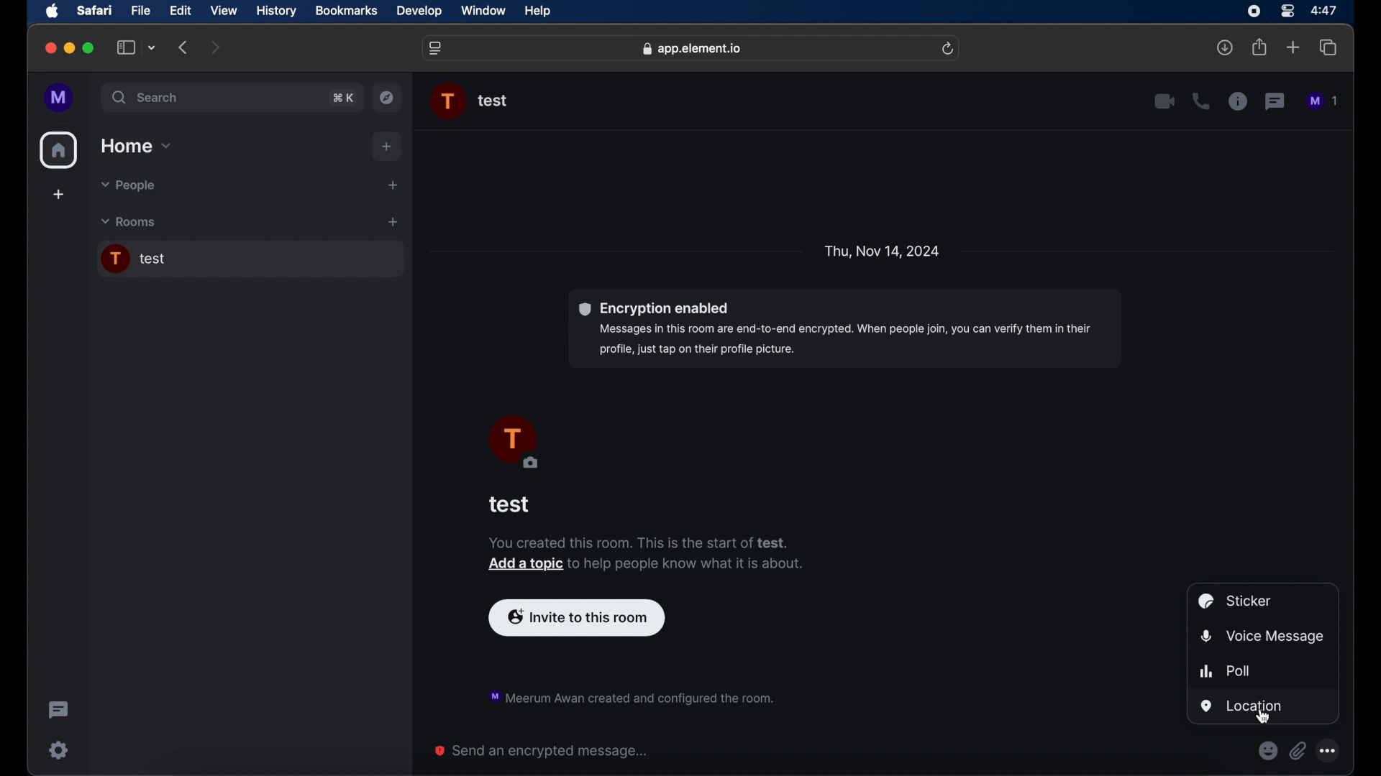 Image resolution: width=1381 pixels, height=776 pixels. Describe the element at coordinates (646, 555) in the screenshot. I see `notification` at that location.